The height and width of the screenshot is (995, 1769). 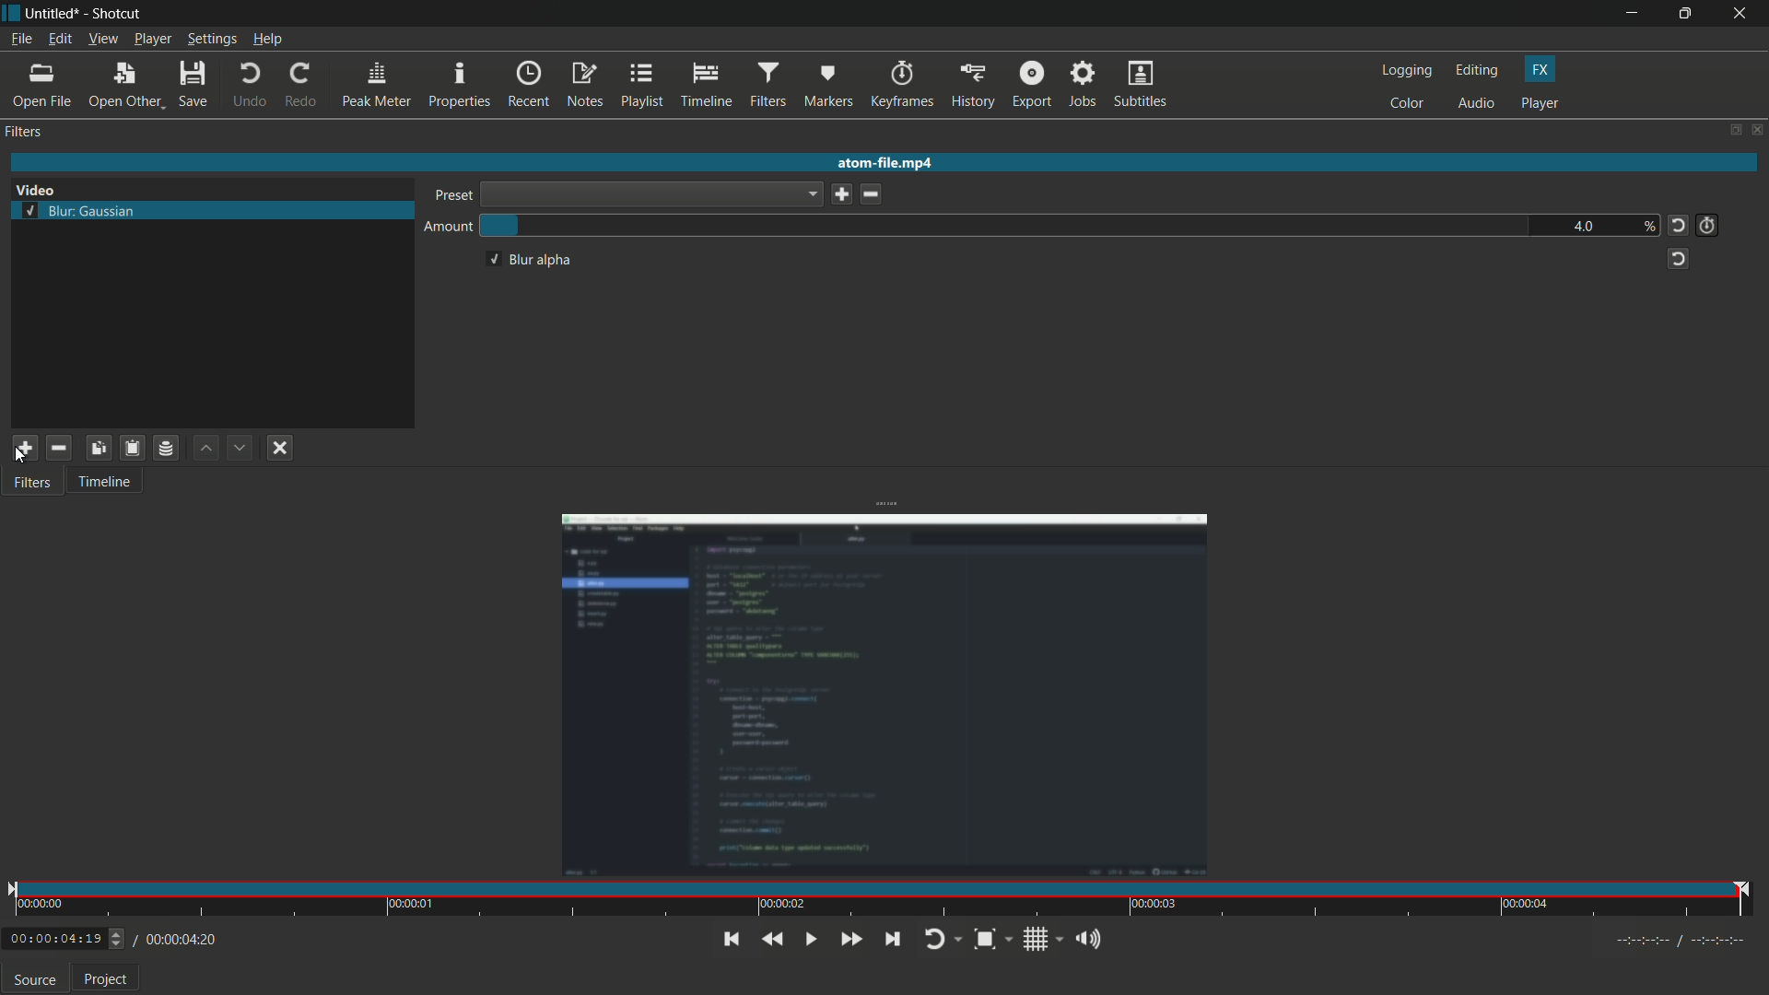 What do you see at coordinates (1706, 226) in the screenshot?
I see `use keyframes for this parameter` at bounding box center [1706, 226].